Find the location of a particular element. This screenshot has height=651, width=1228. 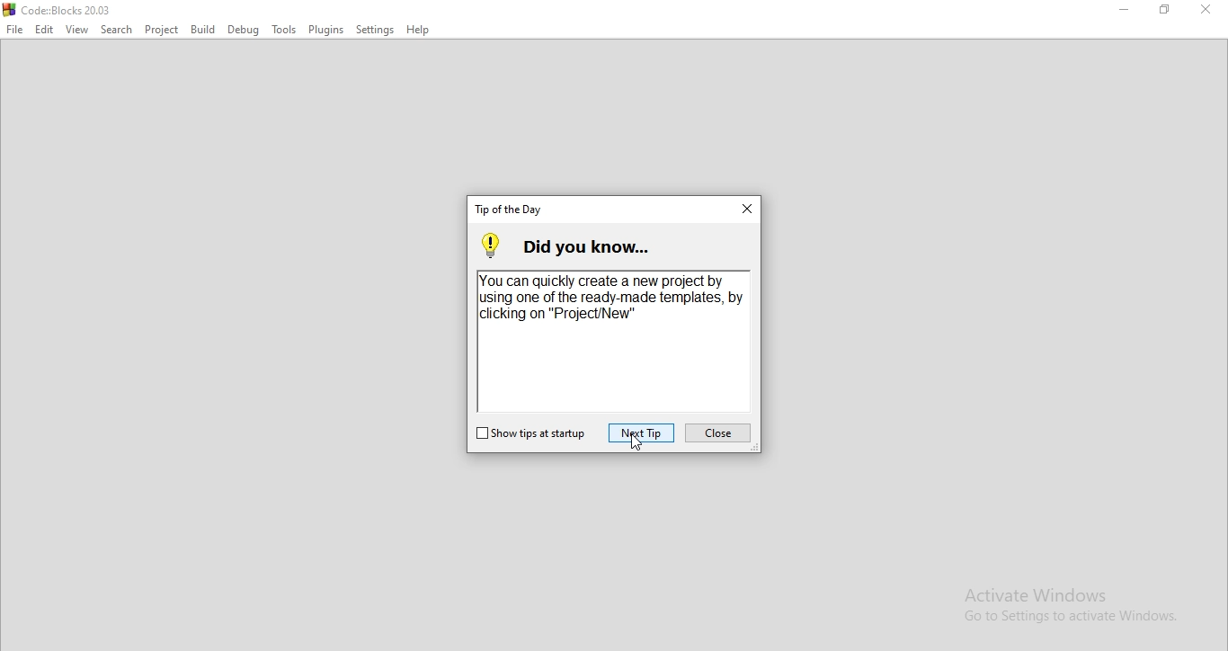

did you know is located at coordinates (608, 245).